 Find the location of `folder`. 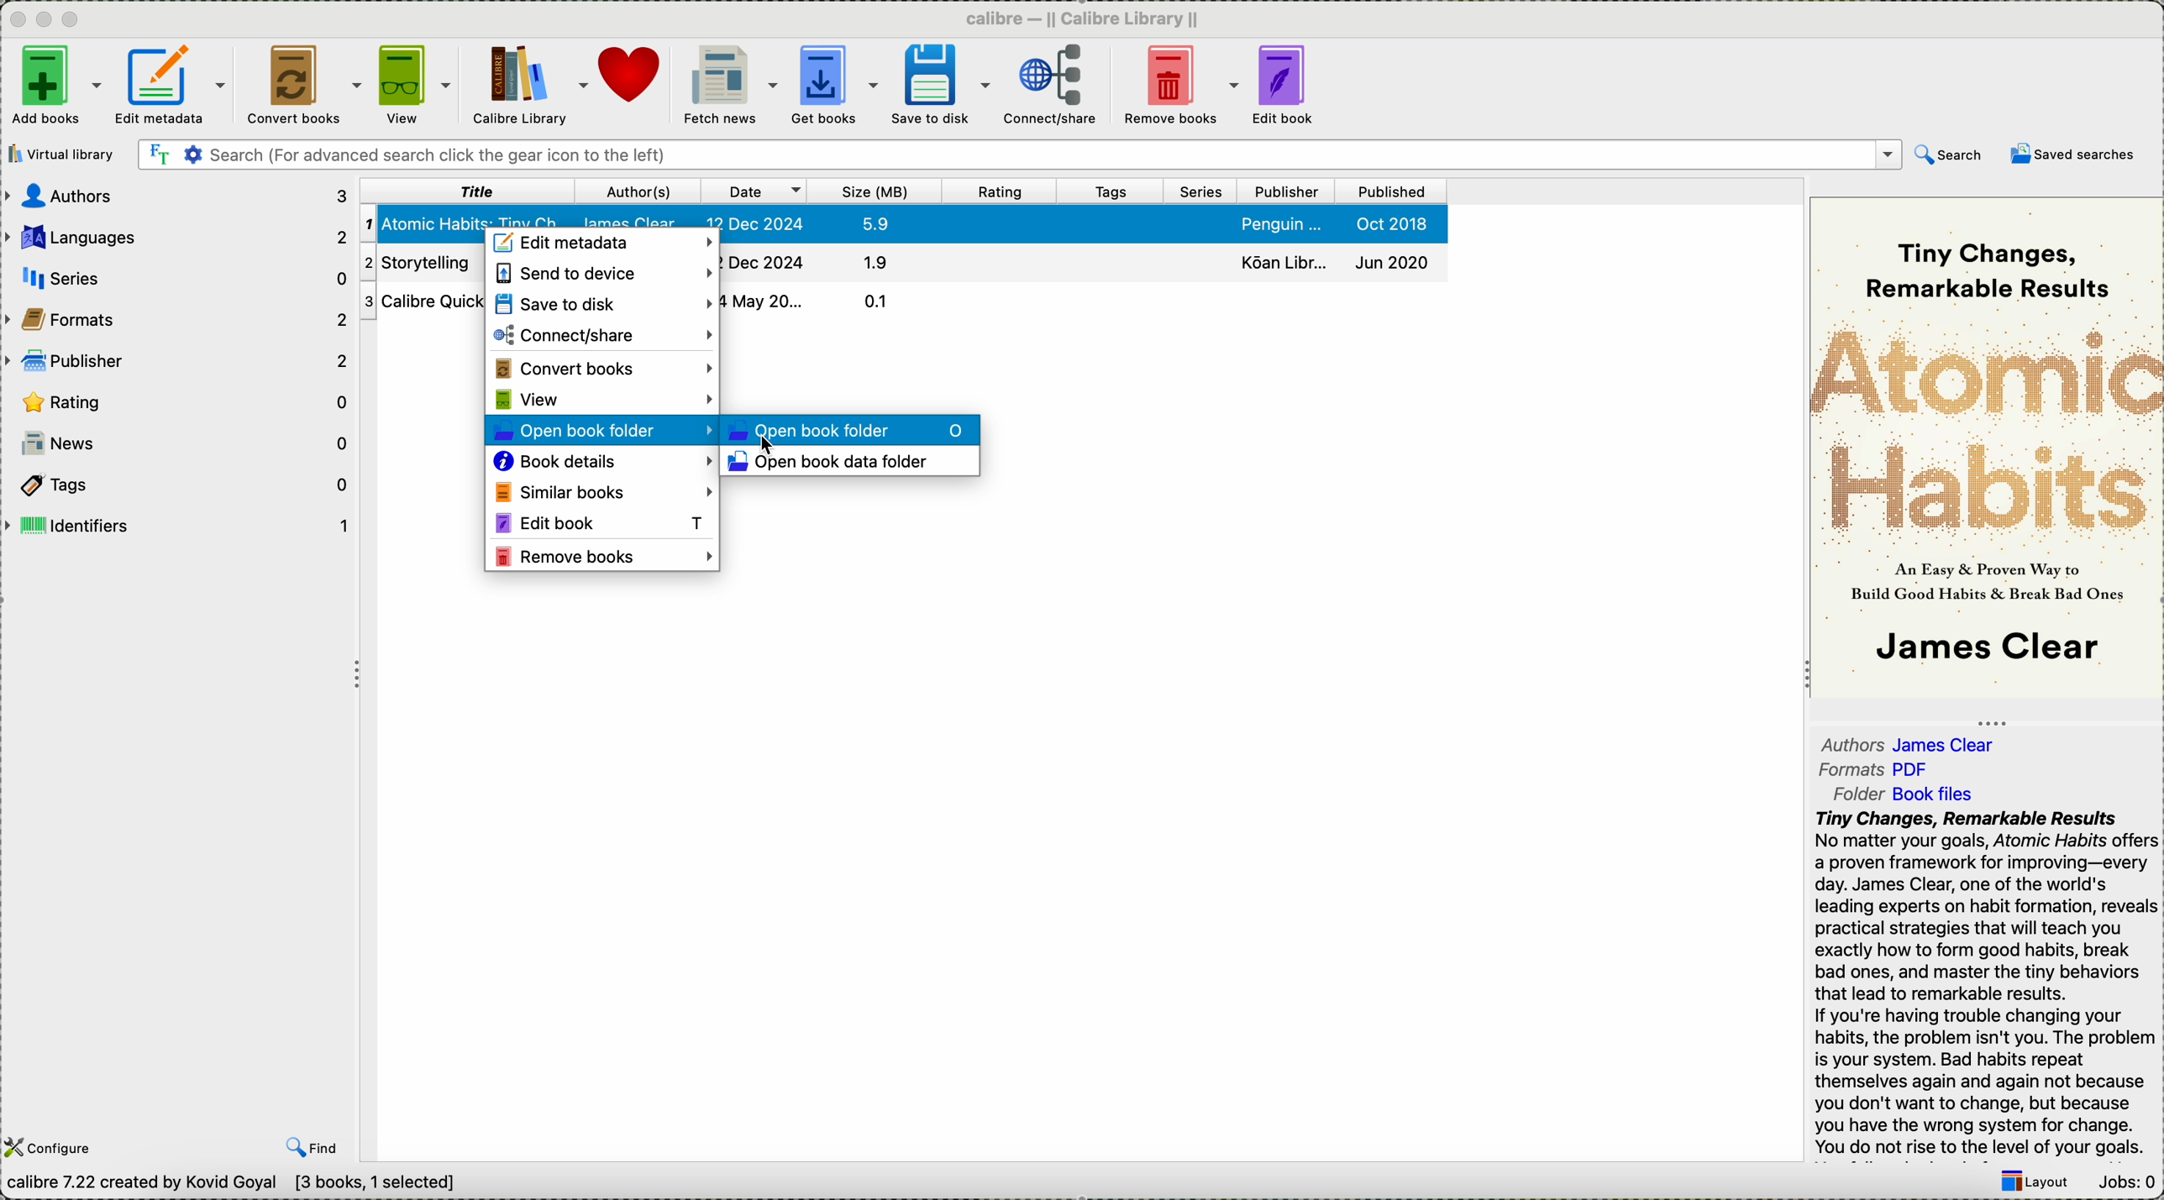

folder is located at coordinates (1914, 792).